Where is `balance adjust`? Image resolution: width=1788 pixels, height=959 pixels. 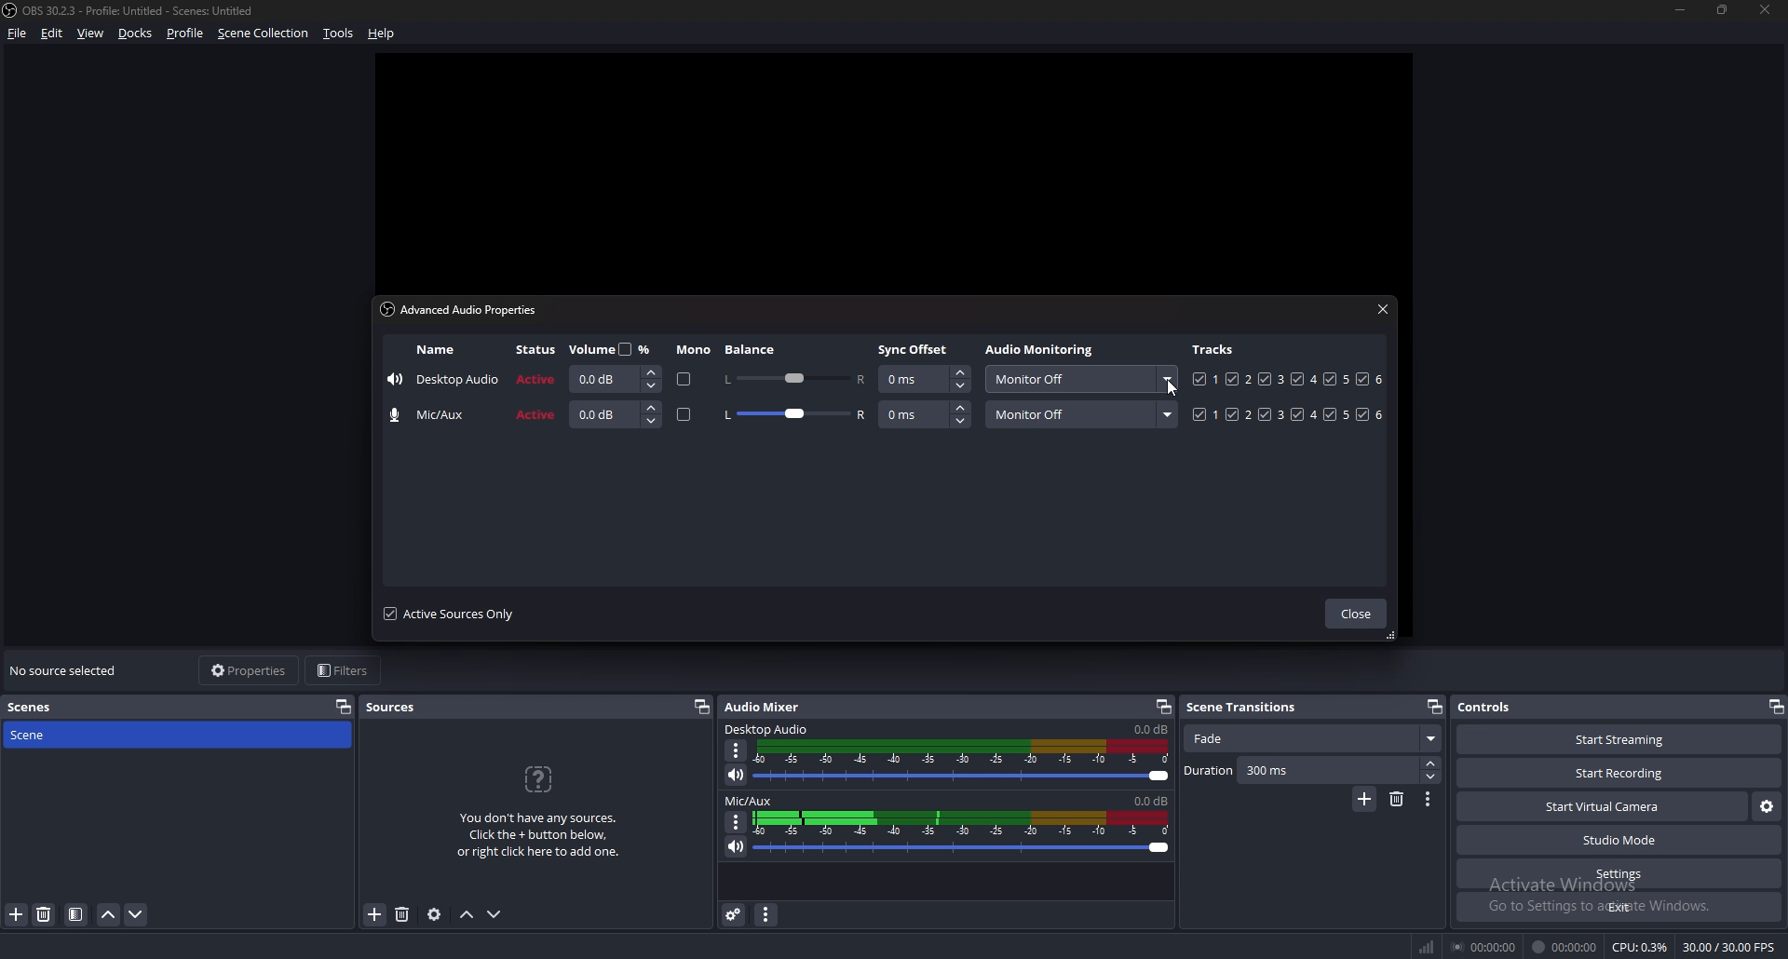 balance adjust is located at coordinates (793, 377).